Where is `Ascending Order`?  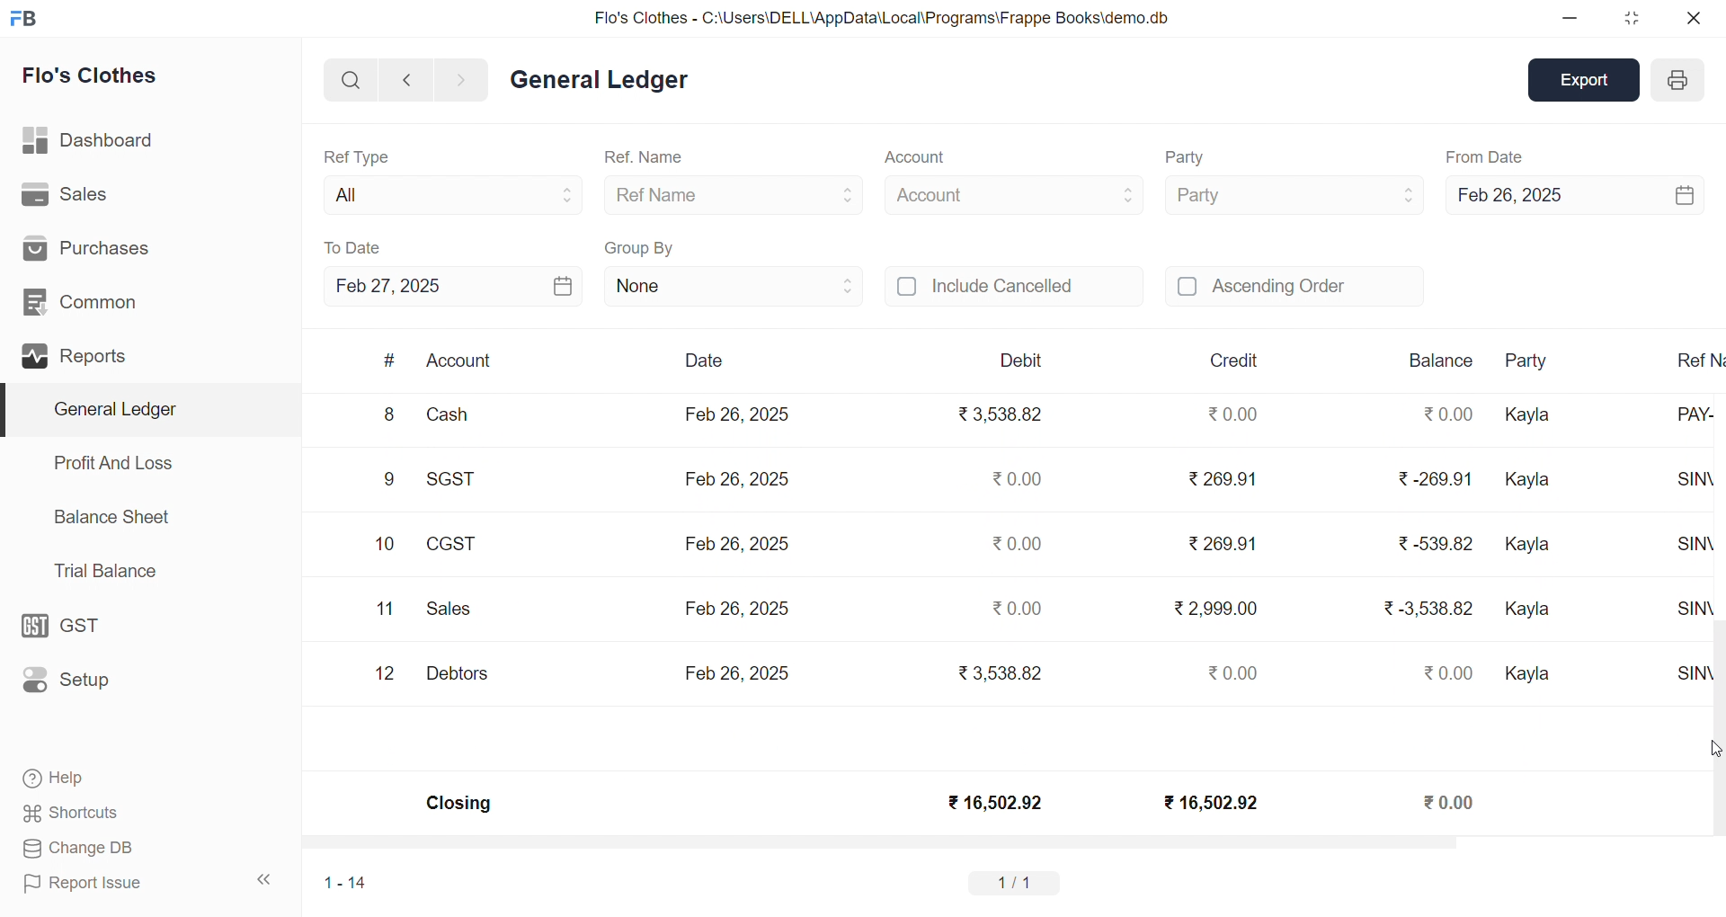
Ascending Order is located at coordinates (1294, 284).